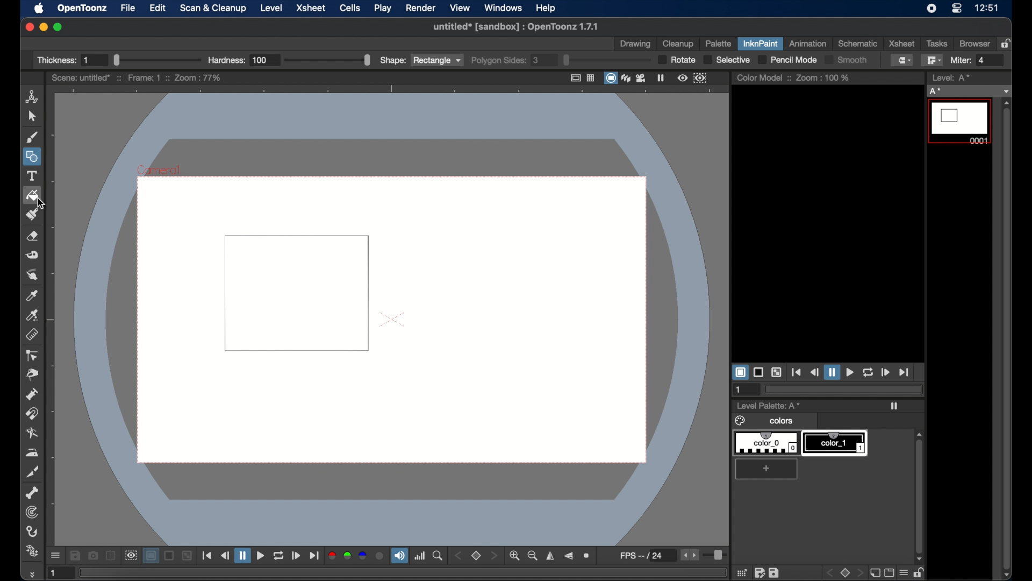 The height and width of the screenshot is (581, 1032). What do you see at coordinates (677, 60) in the screenshot?
I see `rotate` at bounding box center [677, 60].